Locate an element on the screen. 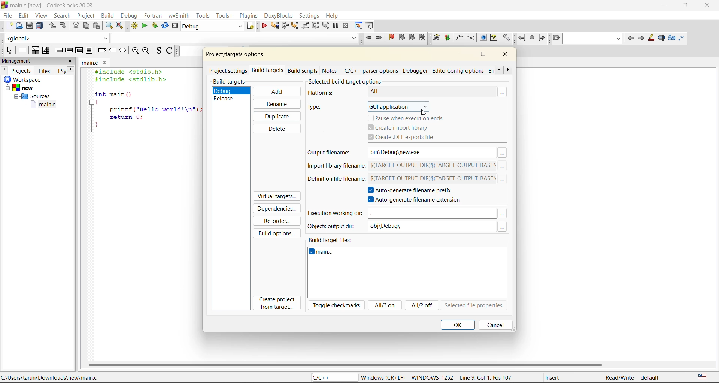  gui application is located at coordinates (406, 106).